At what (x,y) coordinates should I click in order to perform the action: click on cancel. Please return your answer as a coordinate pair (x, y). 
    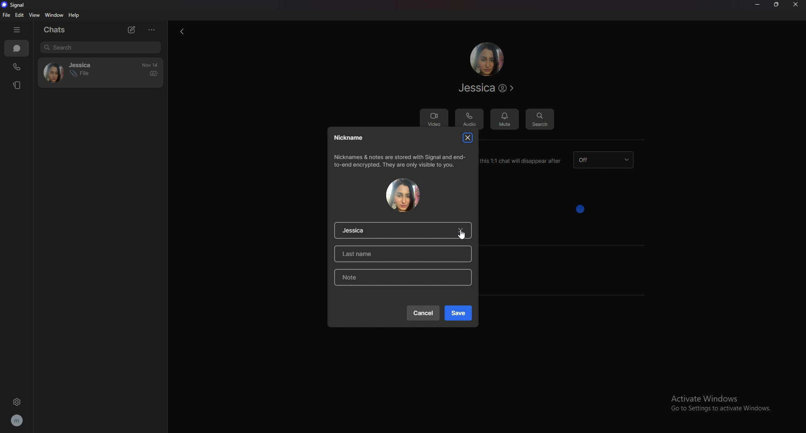
    Looking at the image, I should click on (423, 313).